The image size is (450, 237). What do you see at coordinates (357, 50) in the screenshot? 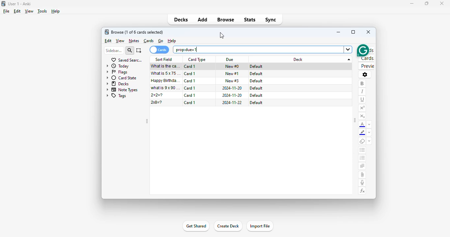
I see `grammarly extension` at bounding box center [357, 50].